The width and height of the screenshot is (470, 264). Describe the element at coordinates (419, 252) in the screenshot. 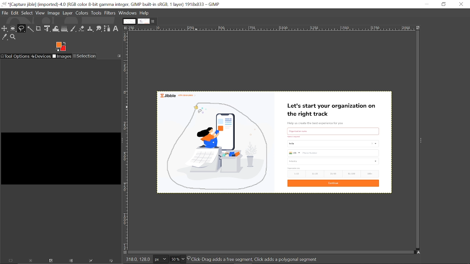

I see `Navigate this display` at that location.